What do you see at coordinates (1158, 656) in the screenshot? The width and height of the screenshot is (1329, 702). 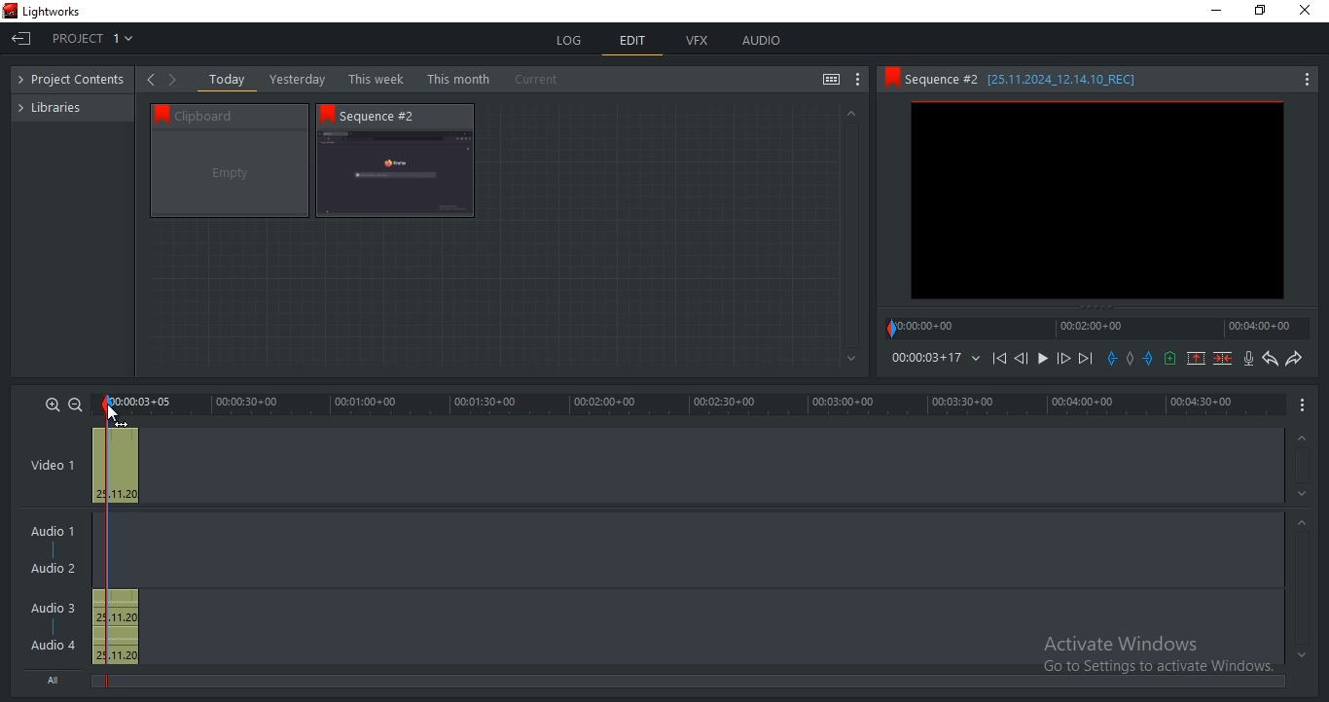 I see `Activate Windows
Go to Settings to activate Windows.` at bounding box center [1158, 656].